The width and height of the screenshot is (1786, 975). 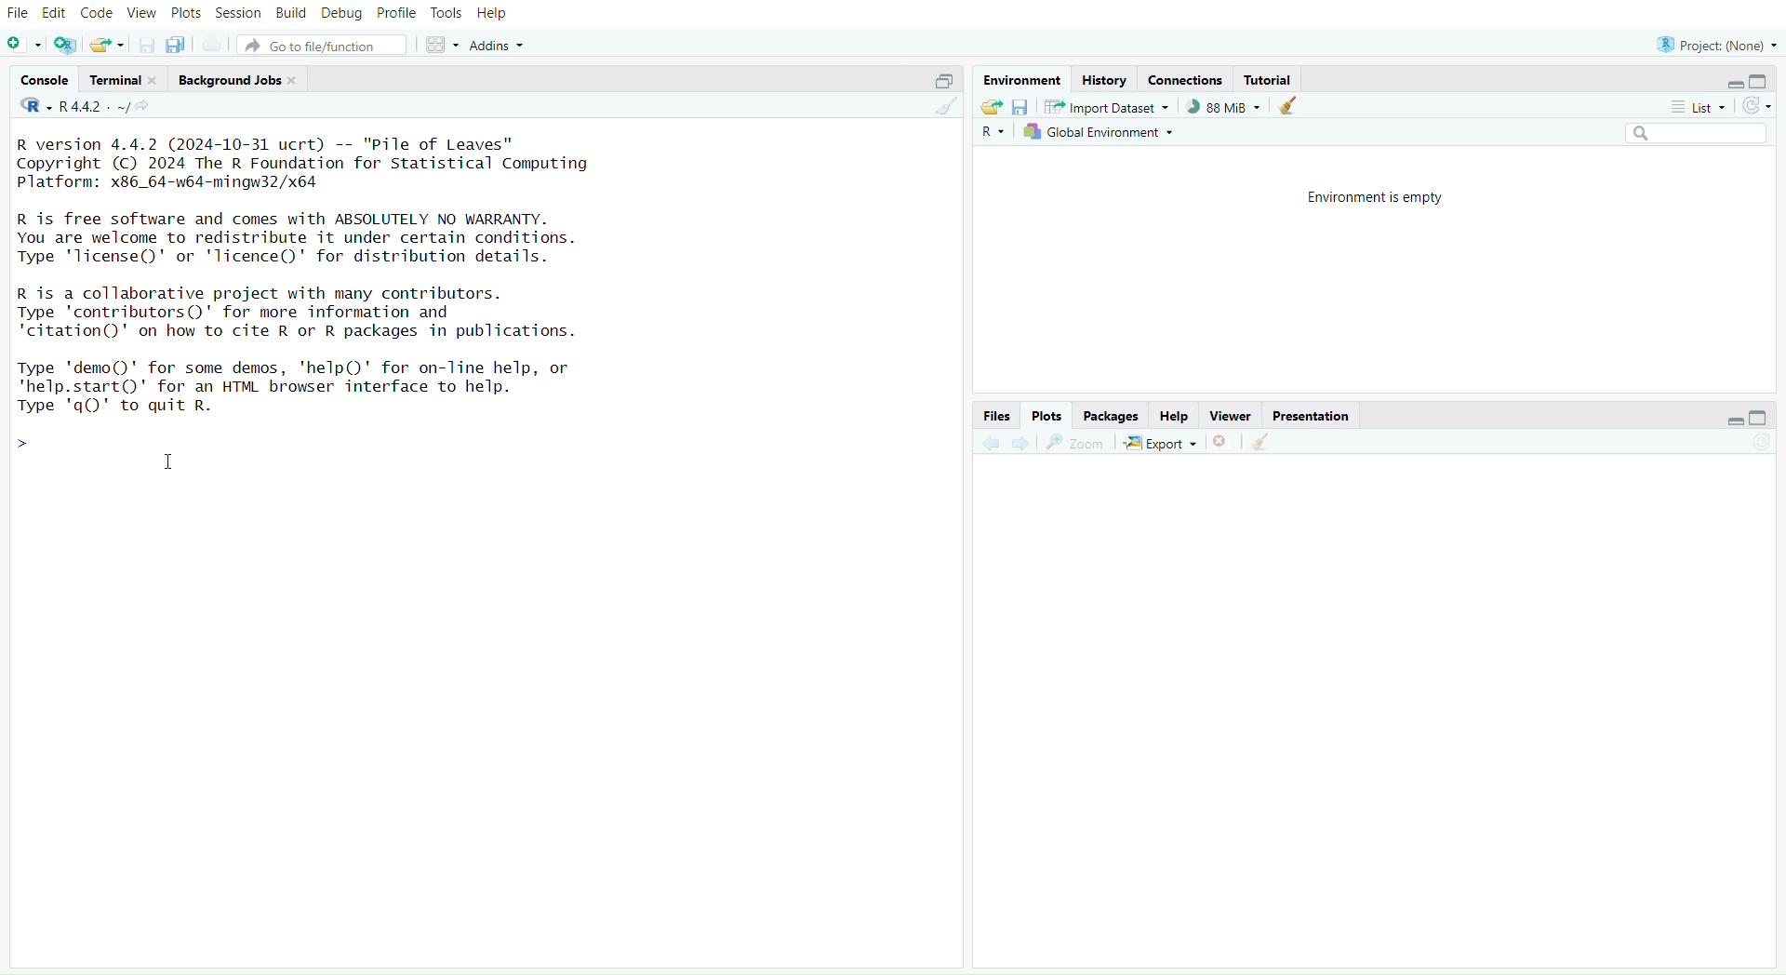 I want to click on open an existing file, so click(x=108, y=46).